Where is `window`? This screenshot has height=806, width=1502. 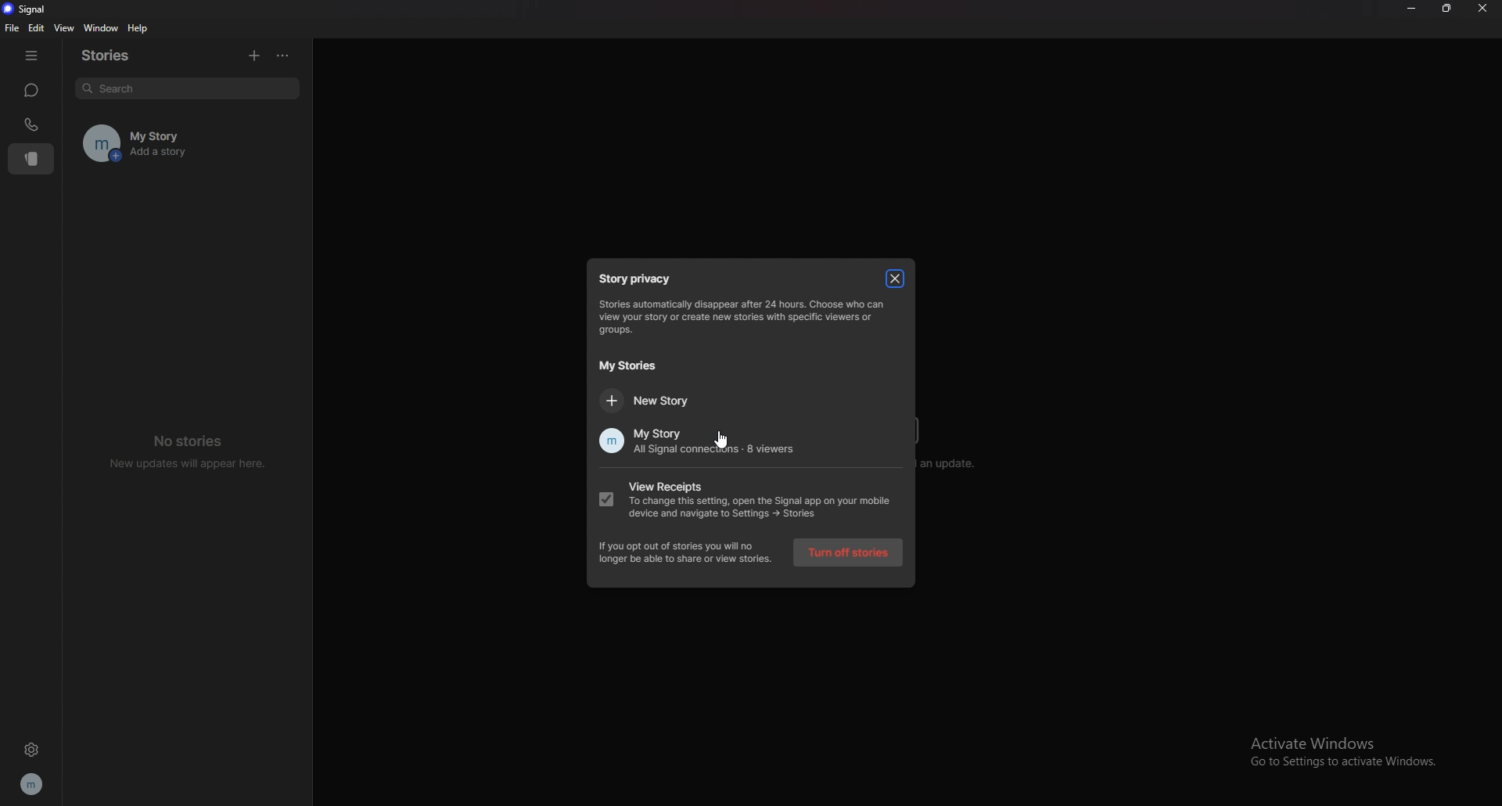 window is located at coordinates (101, 27).